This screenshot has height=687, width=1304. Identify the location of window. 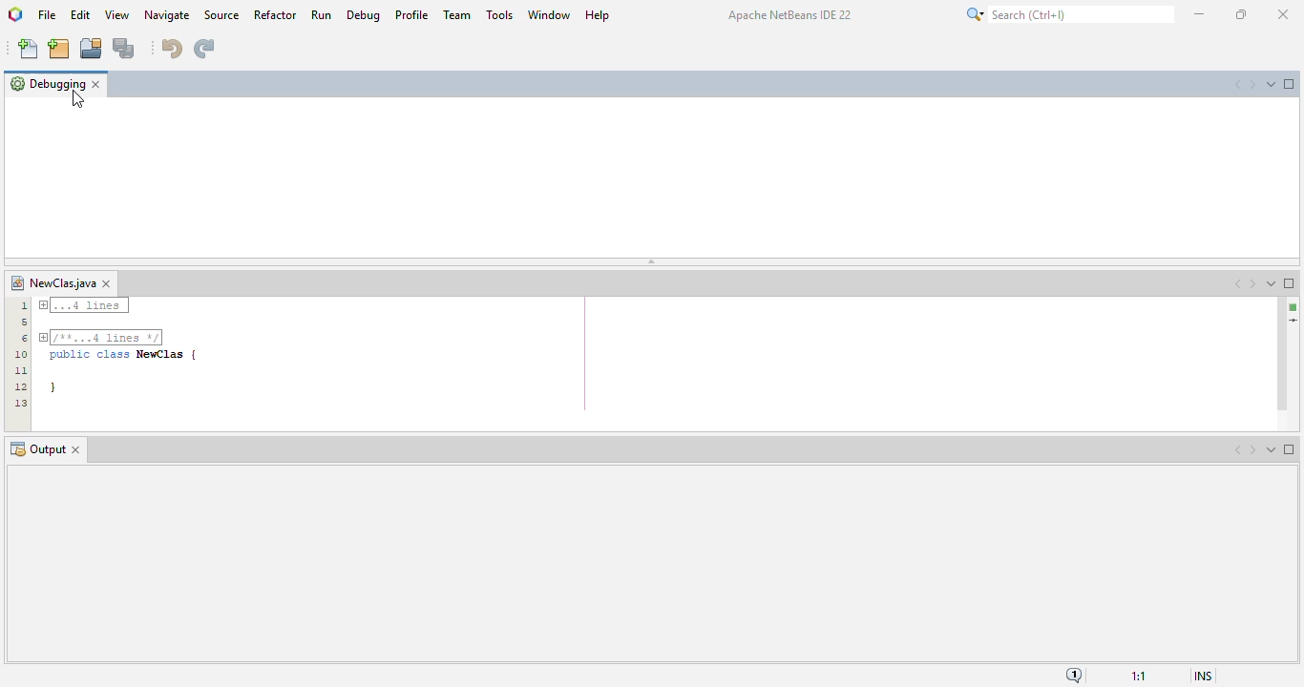
(549, 13).